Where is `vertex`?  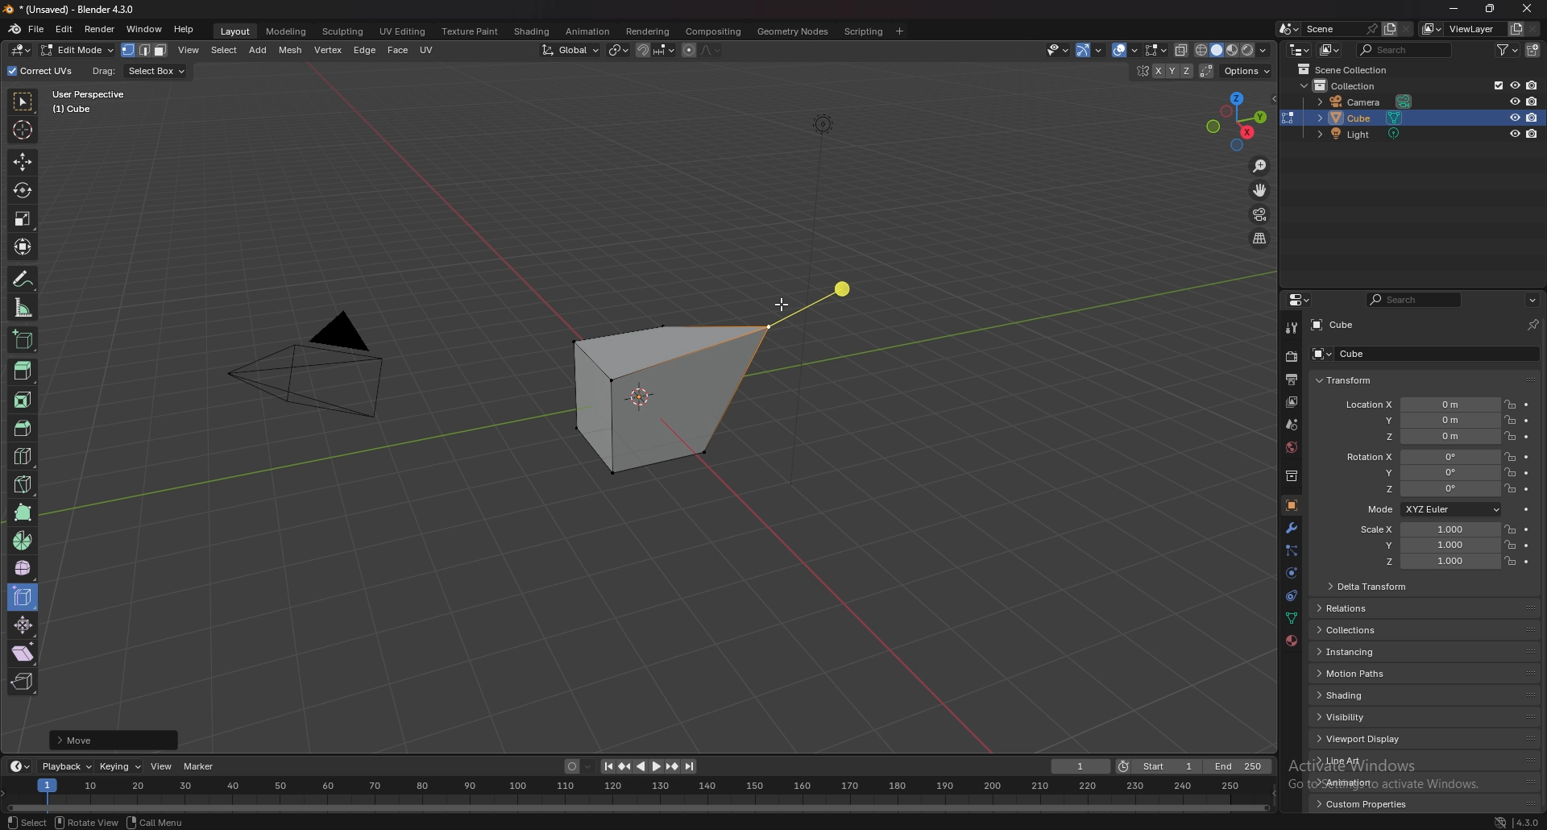
vertex is located at coordinates (329, 52).